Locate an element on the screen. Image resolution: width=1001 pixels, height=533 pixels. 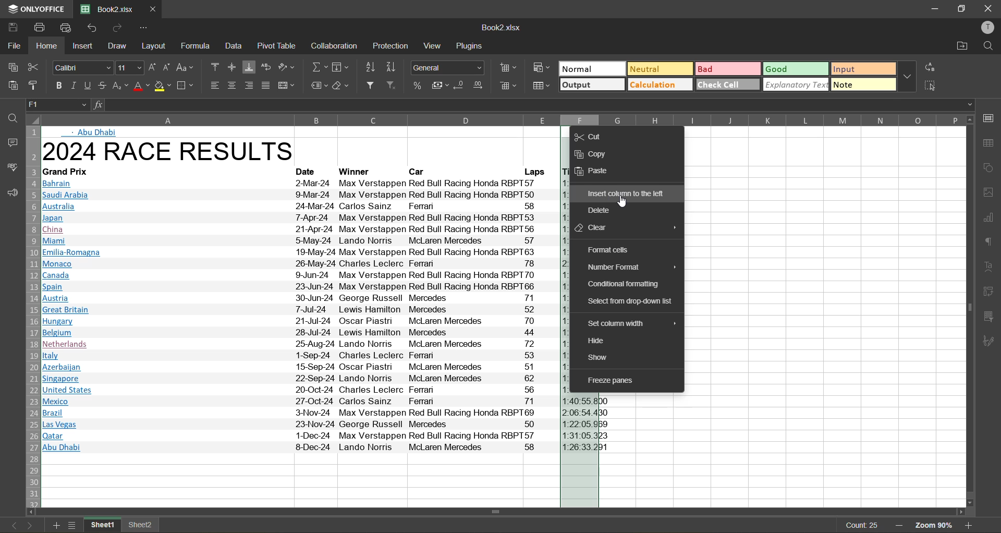
format cells is located at coordinates (608, 249).